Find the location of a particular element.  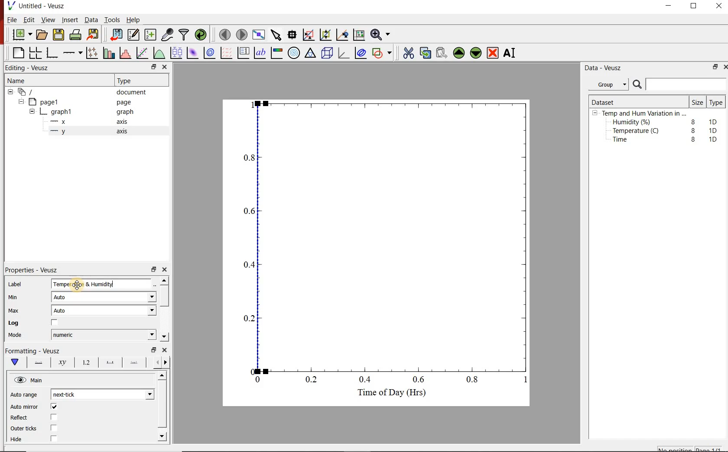

view plot full screen is located at coordinates (259, 35).